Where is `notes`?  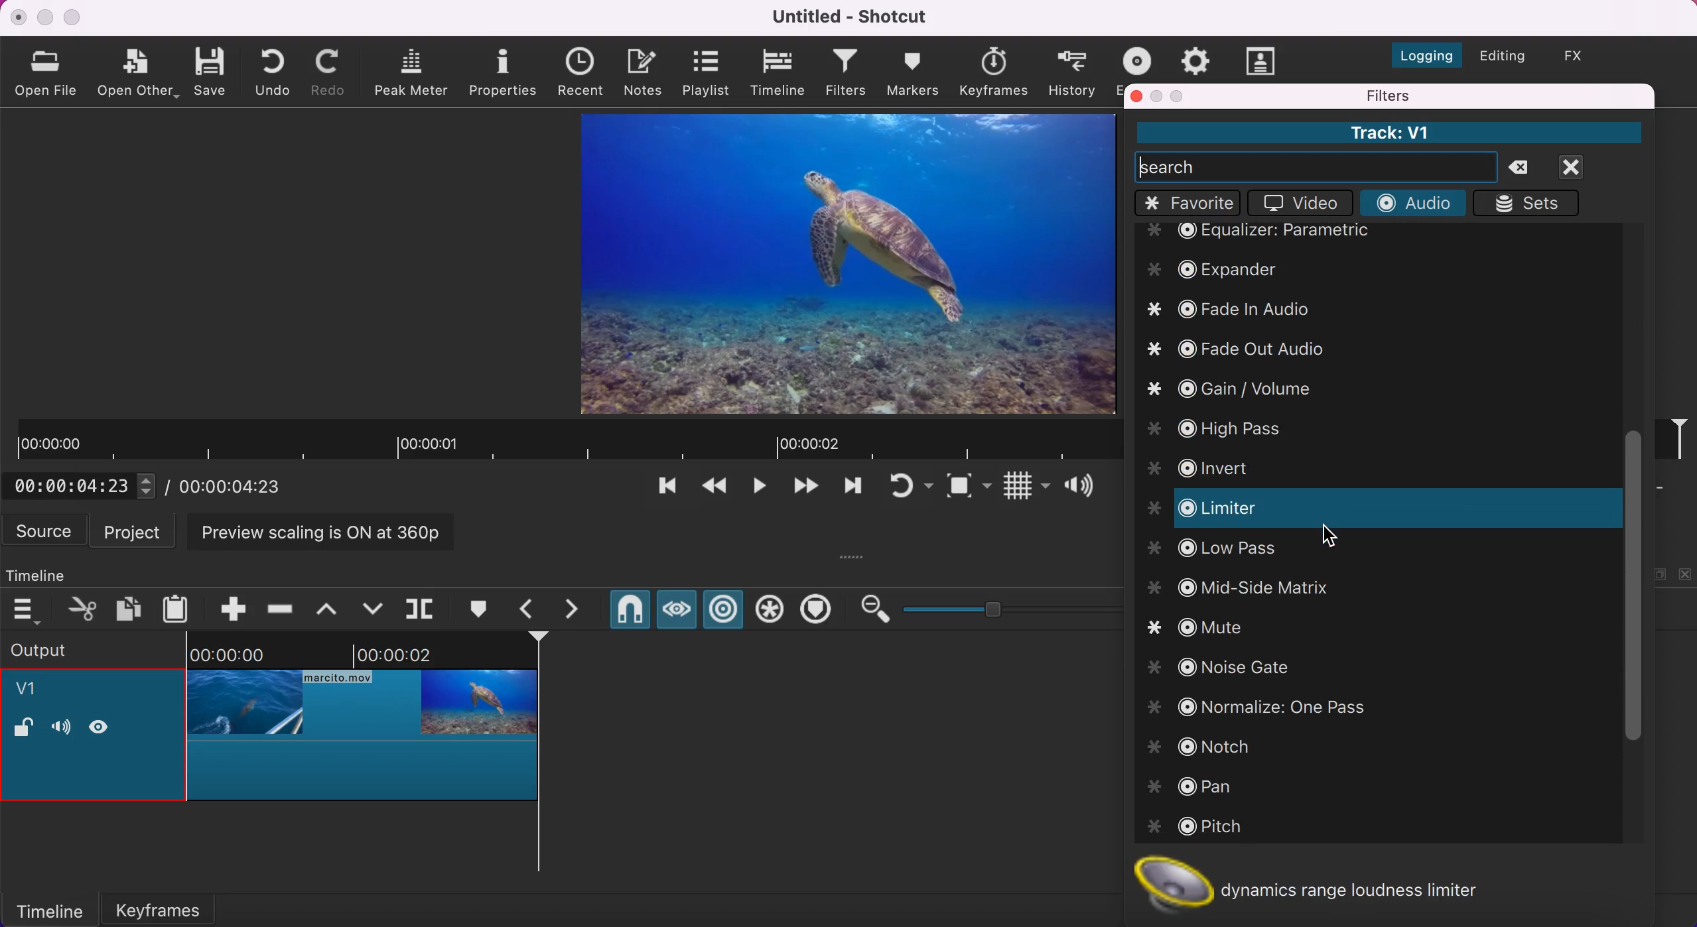
notes is located at coordinates (646, 70).